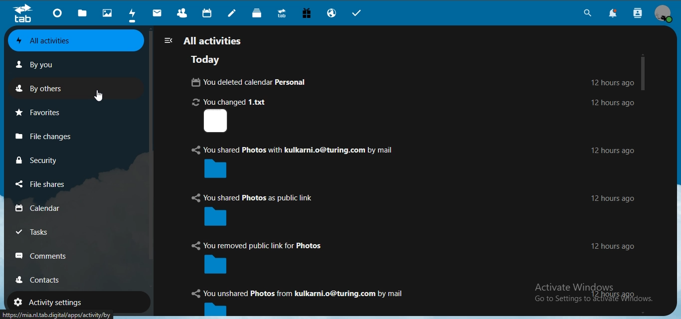 This screenshot has height=319, width=681. Describe the element at coordinates (333, 13) in the screenshot. I see `email hosting` at that location.